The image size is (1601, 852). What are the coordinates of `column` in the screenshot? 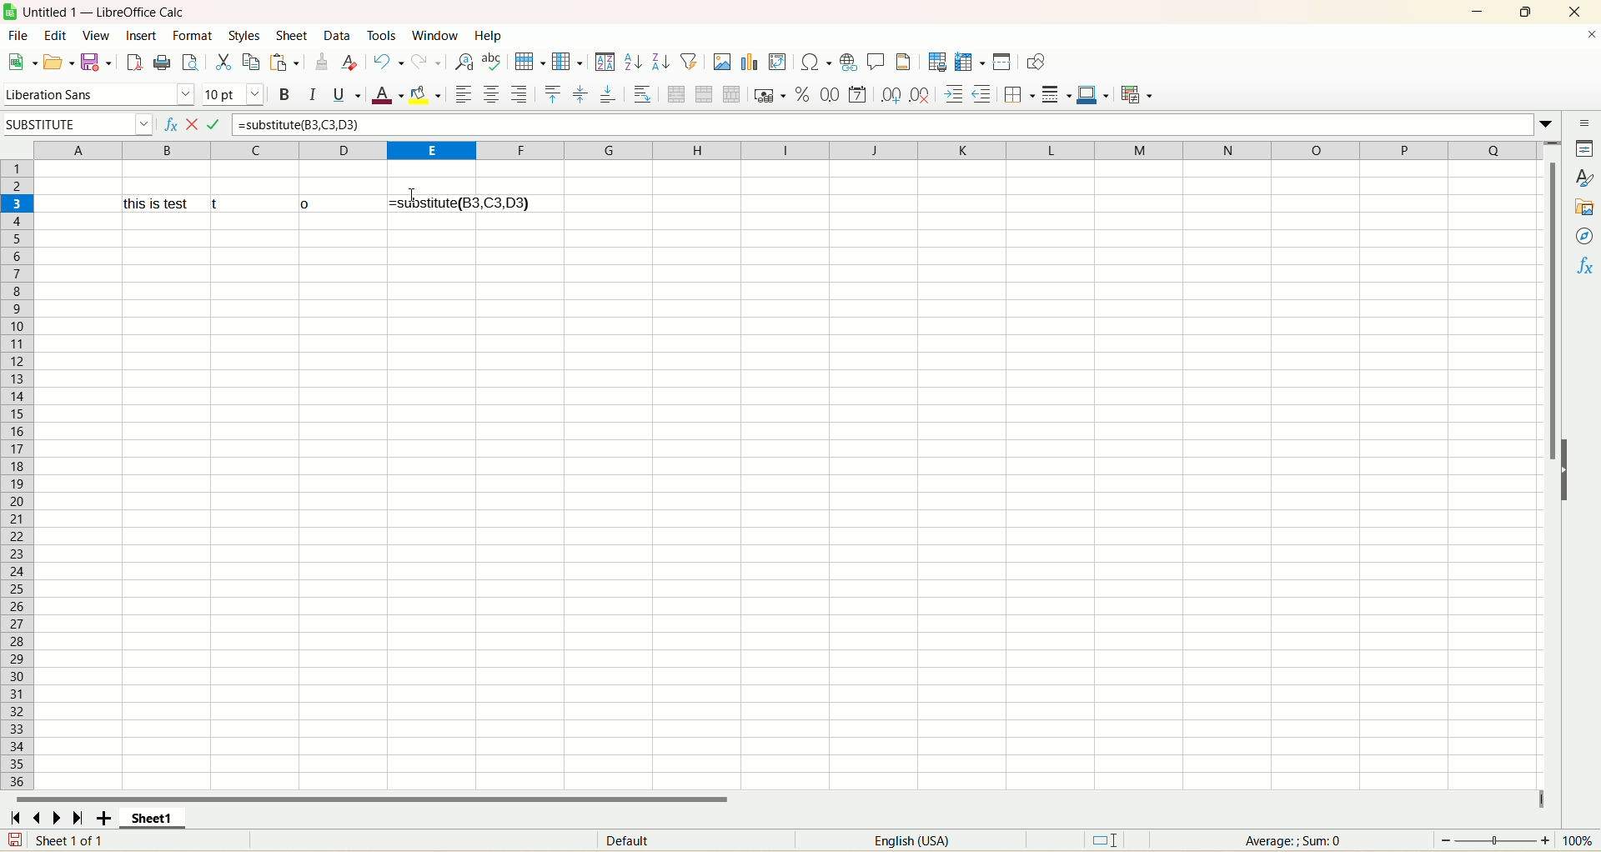 It's located at (569, 61).